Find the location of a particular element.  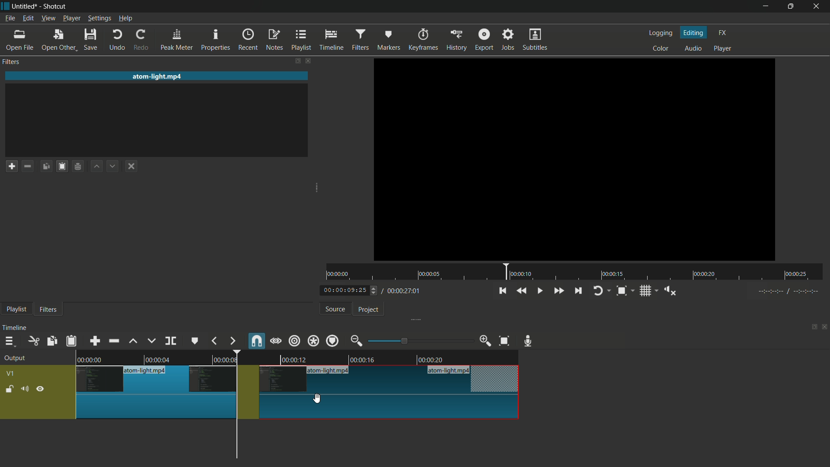

app name is located at coordinates (55, 6).